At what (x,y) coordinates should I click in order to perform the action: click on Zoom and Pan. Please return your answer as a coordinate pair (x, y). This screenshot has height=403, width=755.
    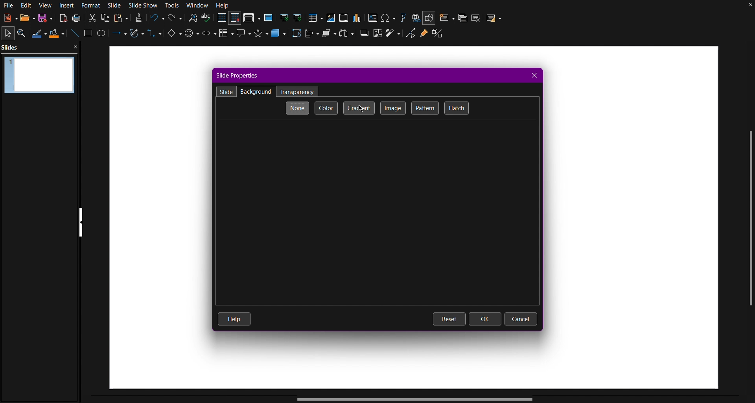
    Looking at the image, I should click on (24, 33).